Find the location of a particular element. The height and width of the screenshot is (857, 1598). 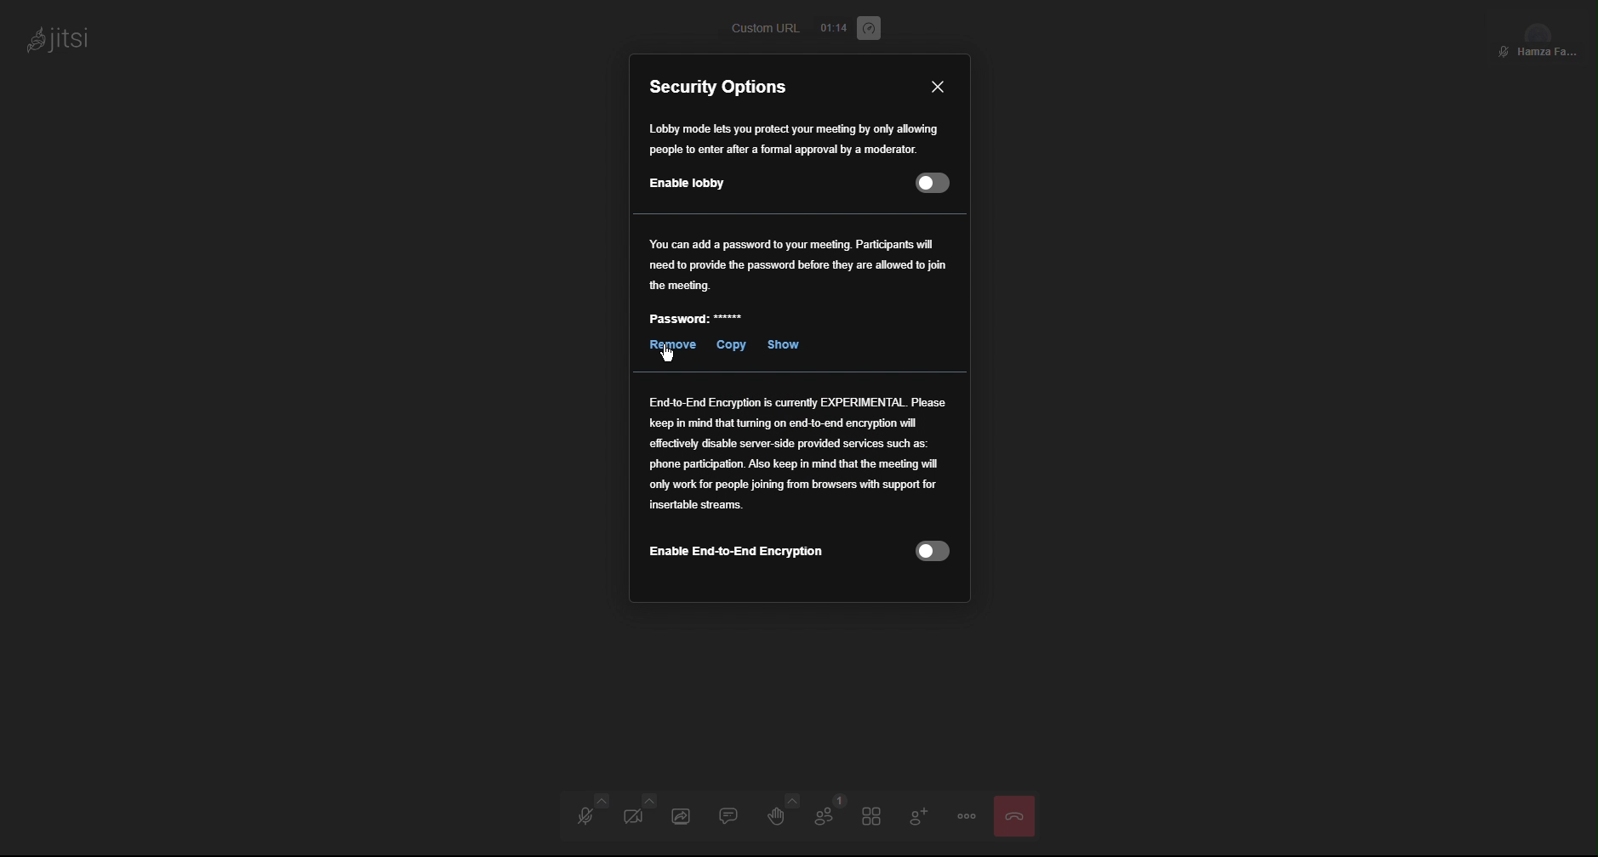

Lobby mode lets you protect your meeting by only allowing people to only enter after approval from a moderator is located at coordinates (795, 139).